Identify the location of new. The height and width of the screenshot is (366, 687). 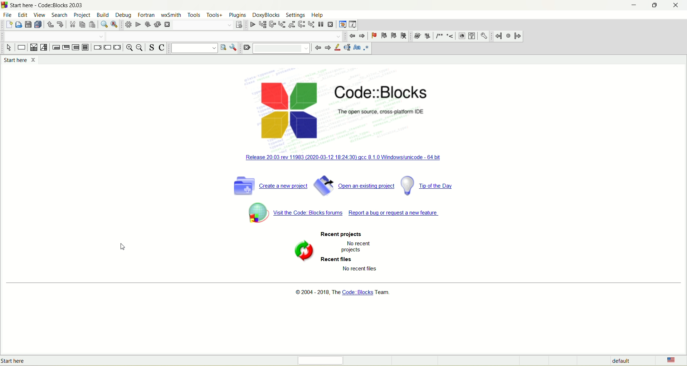
(9, 25).